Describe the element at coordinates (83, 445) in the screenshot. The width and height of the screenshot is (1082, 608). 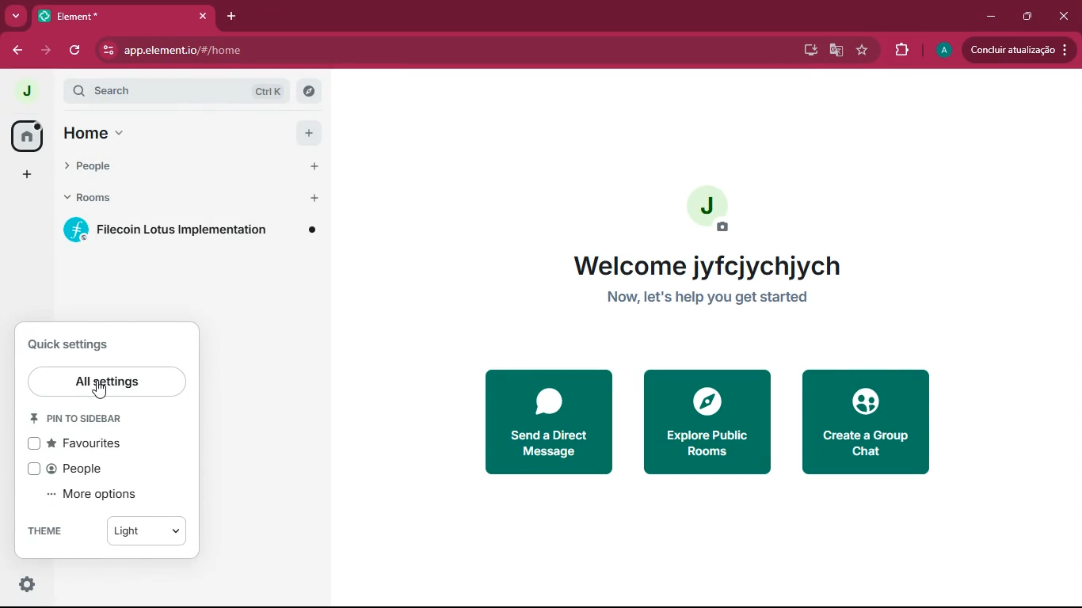
I see `favourites` at that location.